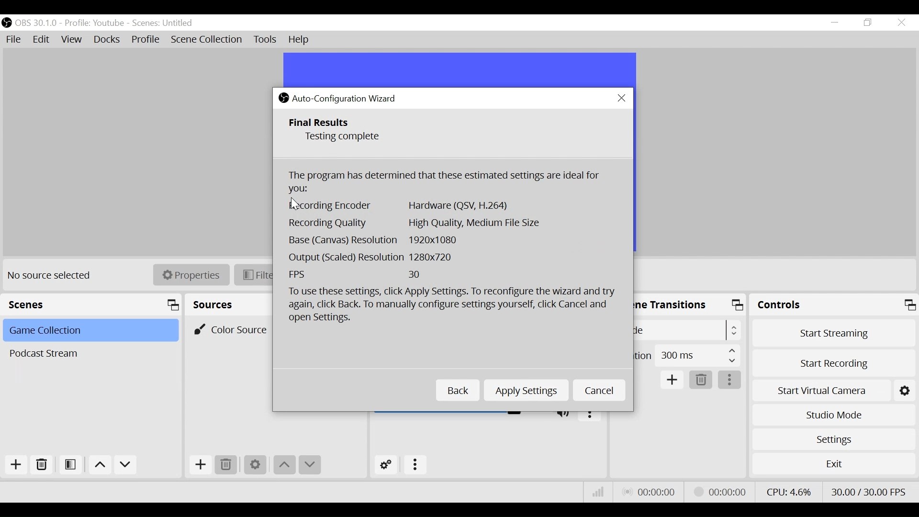 This screenshot has width=919, height=517. Describe the element at coordinates (390, 240) in the screenshot. I see `Base Canvas Resolution` at that location.